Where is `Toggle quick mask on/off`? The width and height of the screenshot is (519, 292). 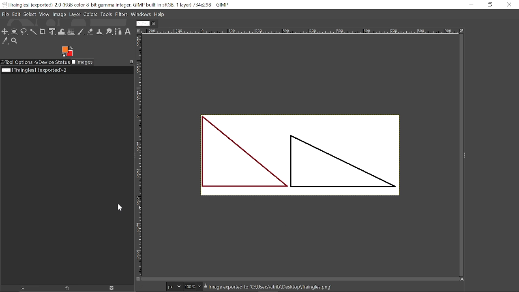 Toggle quick mask on/off is located at coordinates (139, 279).